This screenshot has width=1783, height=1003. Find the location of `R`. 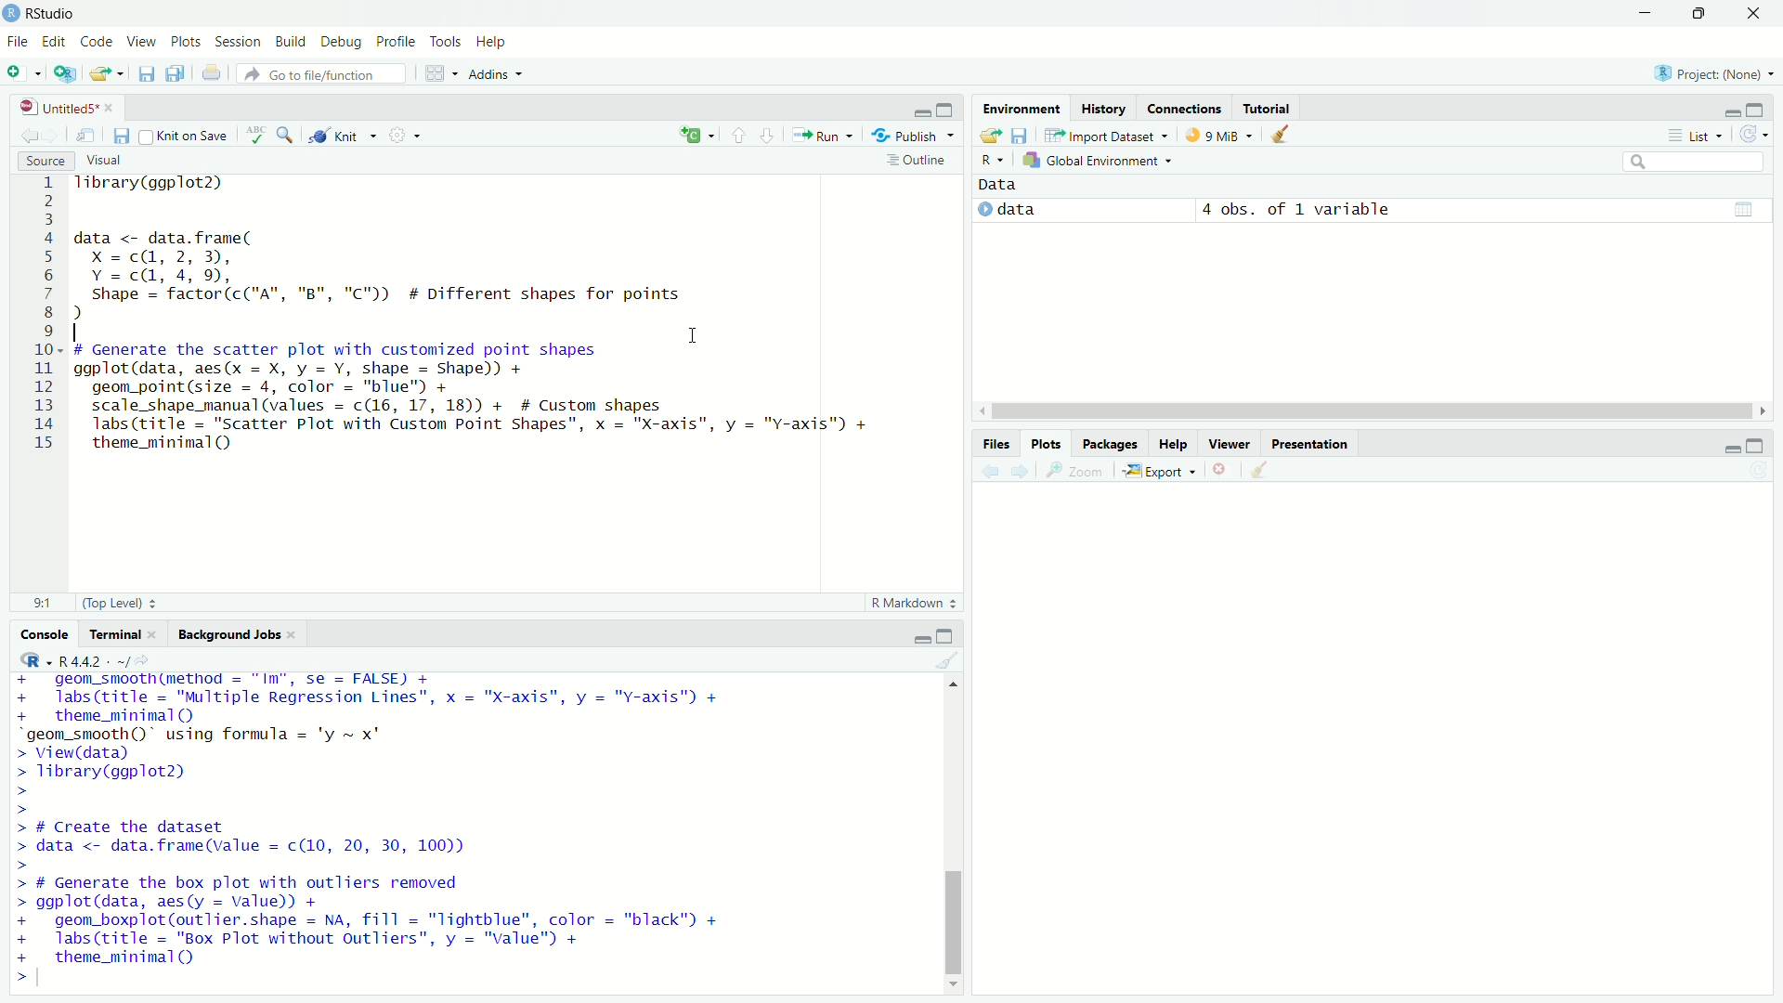

R is located at coordinates (34, 660).